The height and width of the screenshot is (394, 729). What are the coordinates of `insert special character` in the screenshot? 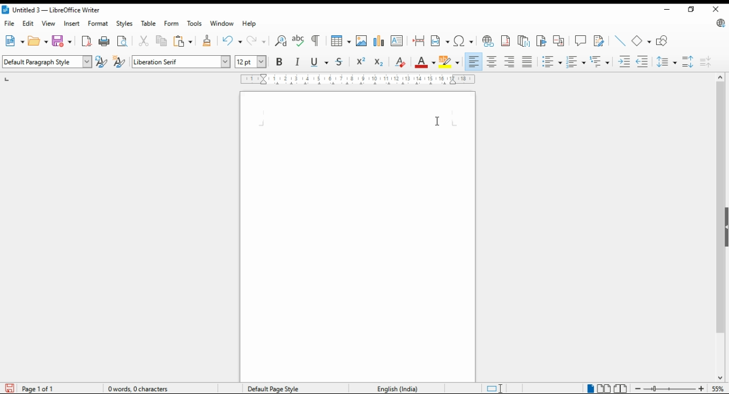 It's located at (463, 41).